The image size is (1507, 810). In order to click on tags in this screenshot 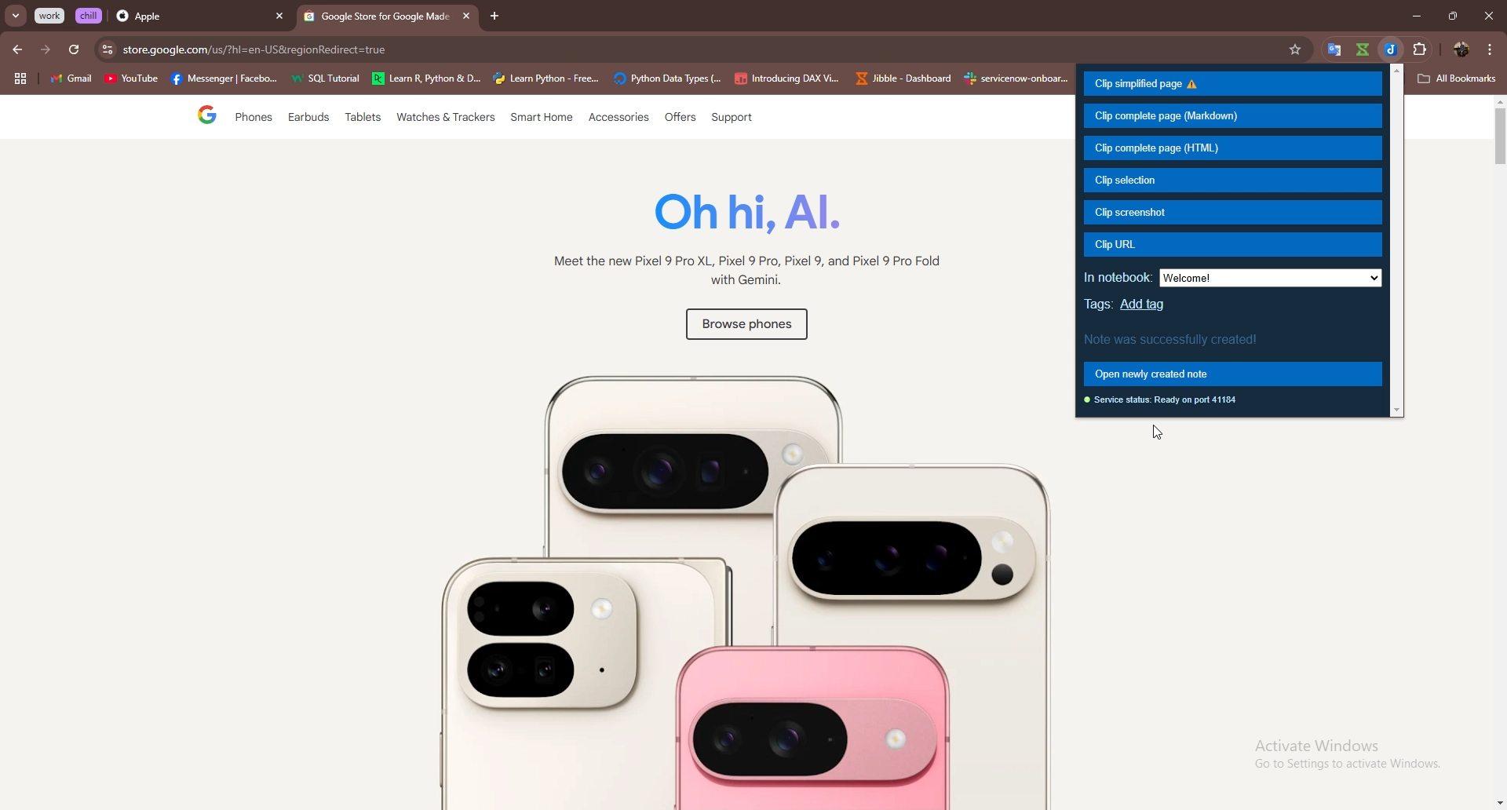, I will do `click(1100, 305)`.